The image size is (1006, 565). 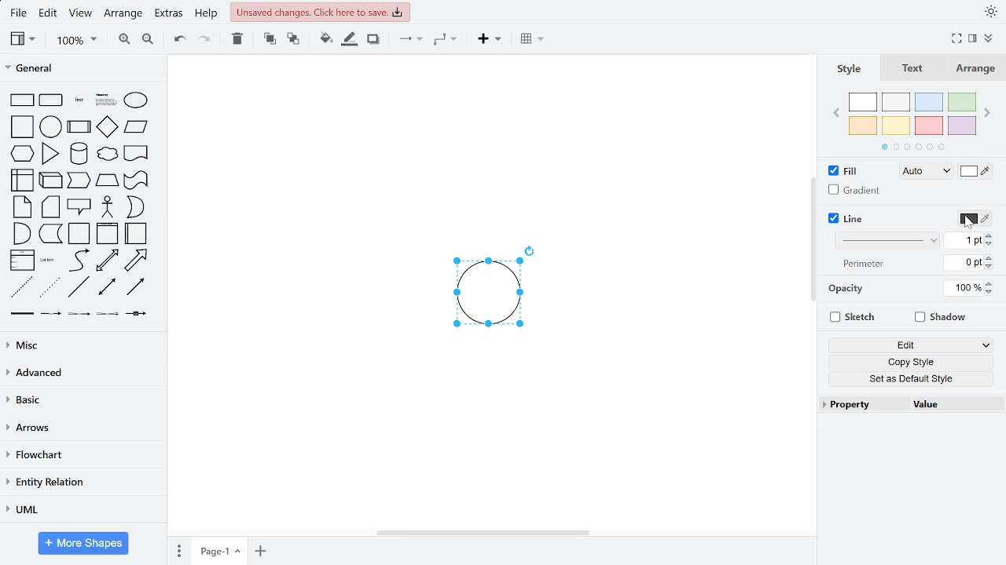 I want to click on dashed line, so click(x=23, y=287).